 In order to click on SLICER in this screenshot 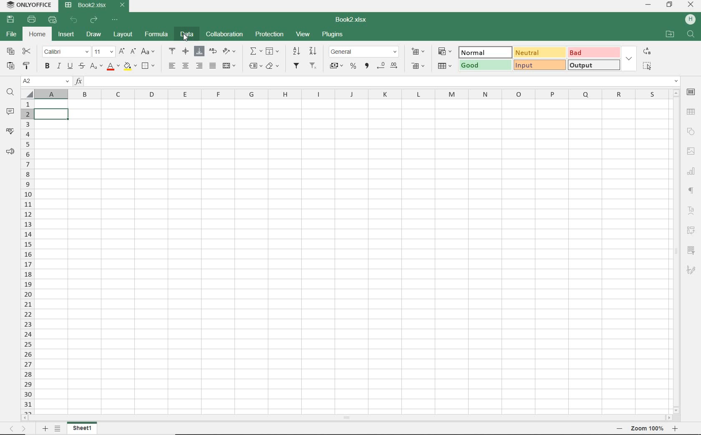, I will do `click(691, 251)`.